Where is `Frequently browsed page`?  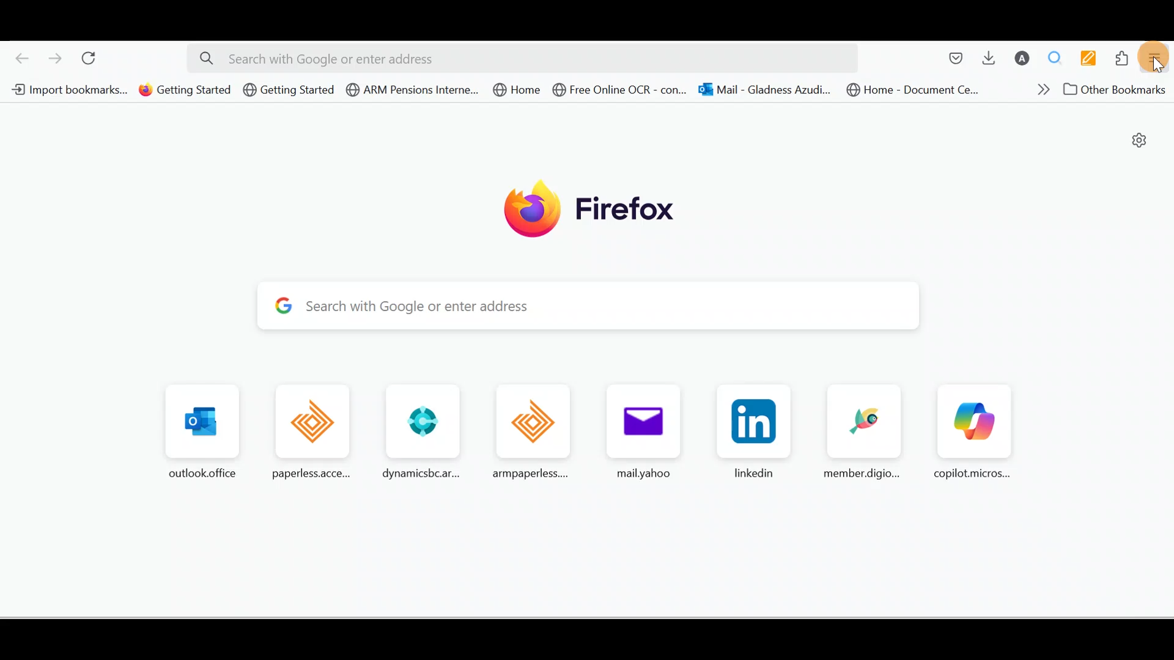 Frequently browsed page is located at coordinates (204, 427).